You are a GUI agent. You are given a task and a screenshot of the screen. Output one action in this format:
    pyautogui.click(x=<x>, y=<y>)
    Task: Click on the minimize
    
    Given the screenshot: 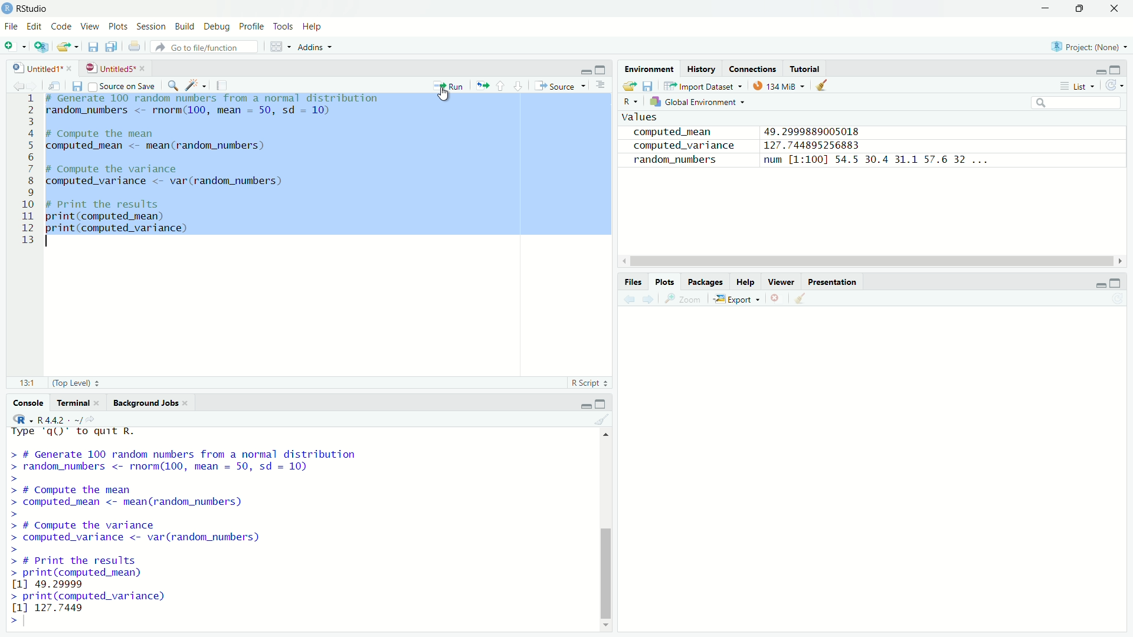 What is the action you would take?
    pyautogui.click(x=582, y=68)
    